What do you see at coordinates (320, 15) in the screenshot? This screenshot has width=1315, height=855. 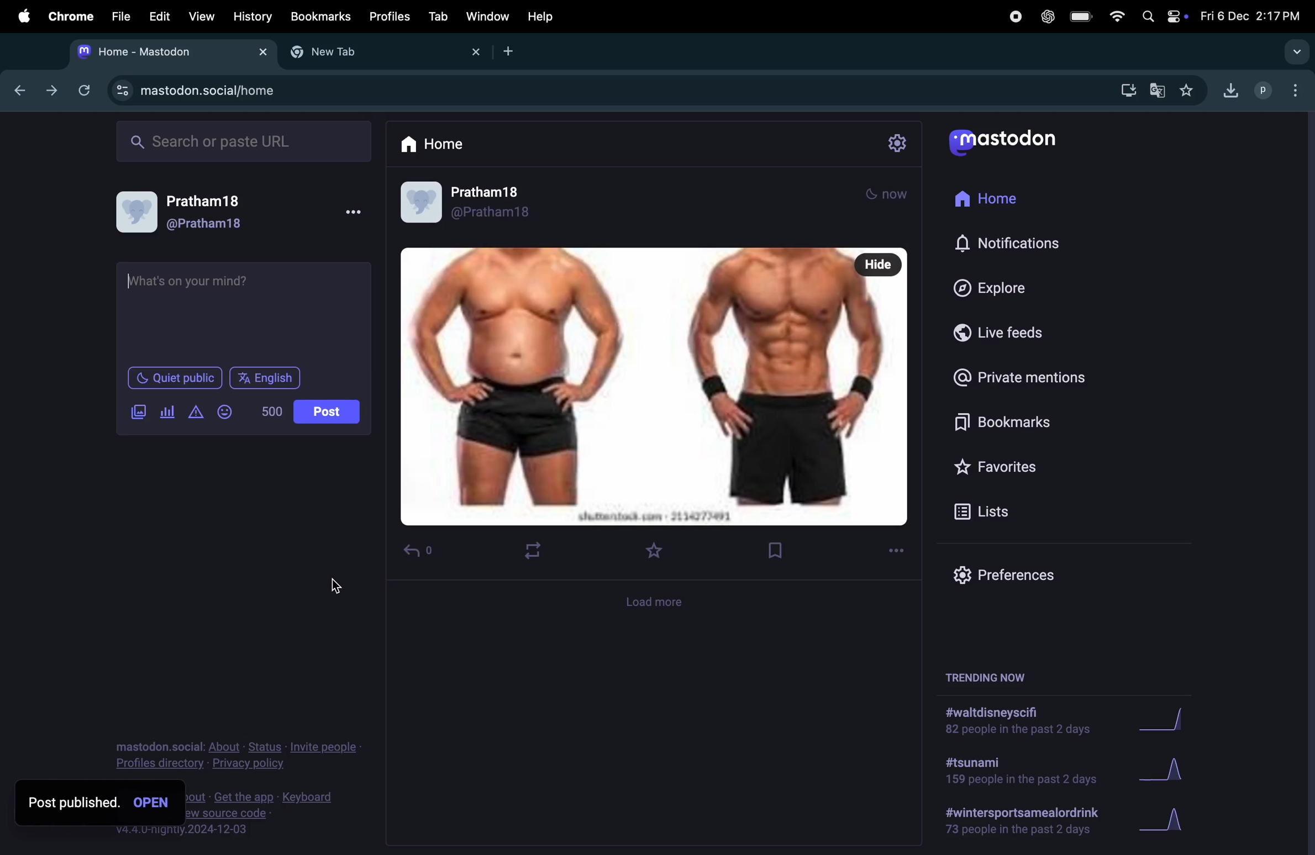 I see `Bookmarks` at bounding box center [320, 15].